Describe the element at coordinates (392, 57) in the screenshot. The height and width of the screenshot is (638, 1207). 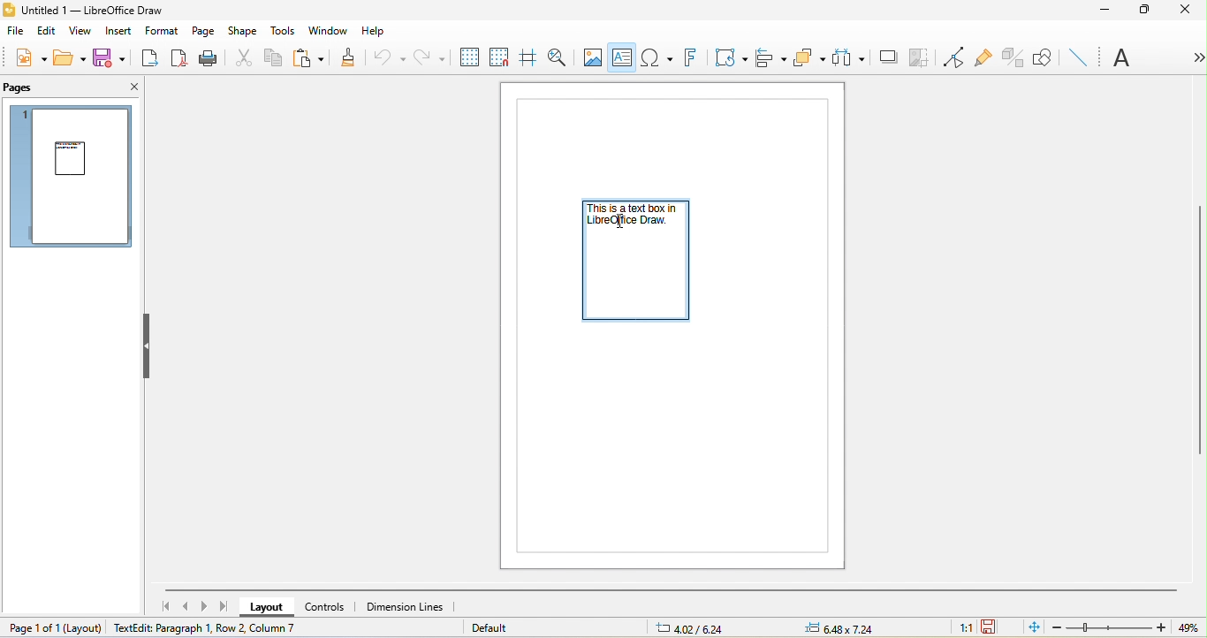
I see `undo` at that location.